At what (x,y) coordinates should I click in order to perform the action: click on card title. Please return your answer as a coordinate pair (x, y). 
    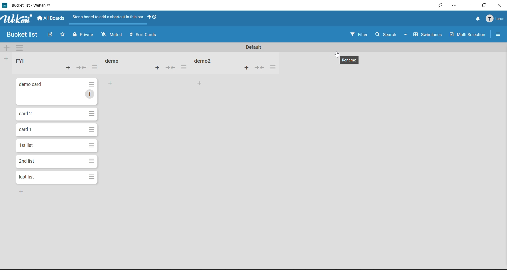
    Looking at the image, I should click on (28, 131).